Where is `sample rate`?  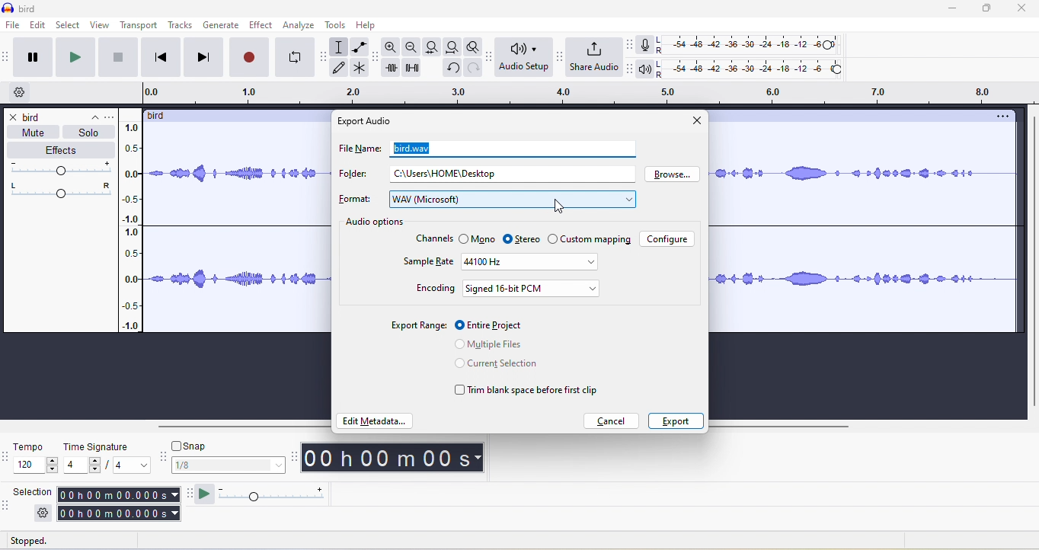 sample rate is located at coordinates (427, 263).